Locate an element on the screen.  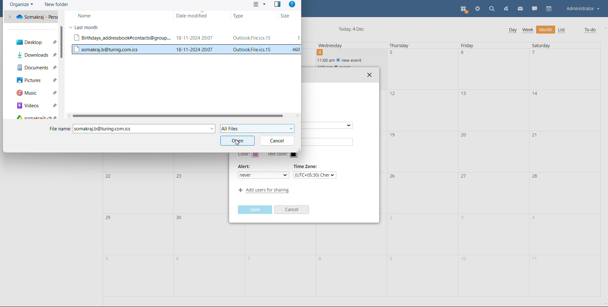
scrollbar is located at coordinates (62, 42).